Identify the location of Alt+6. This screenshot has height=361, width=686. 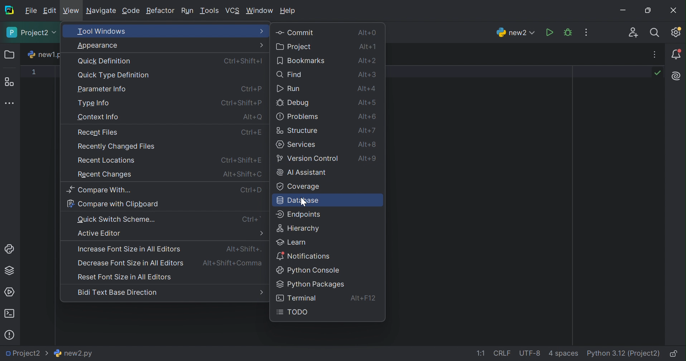
(369, 117).